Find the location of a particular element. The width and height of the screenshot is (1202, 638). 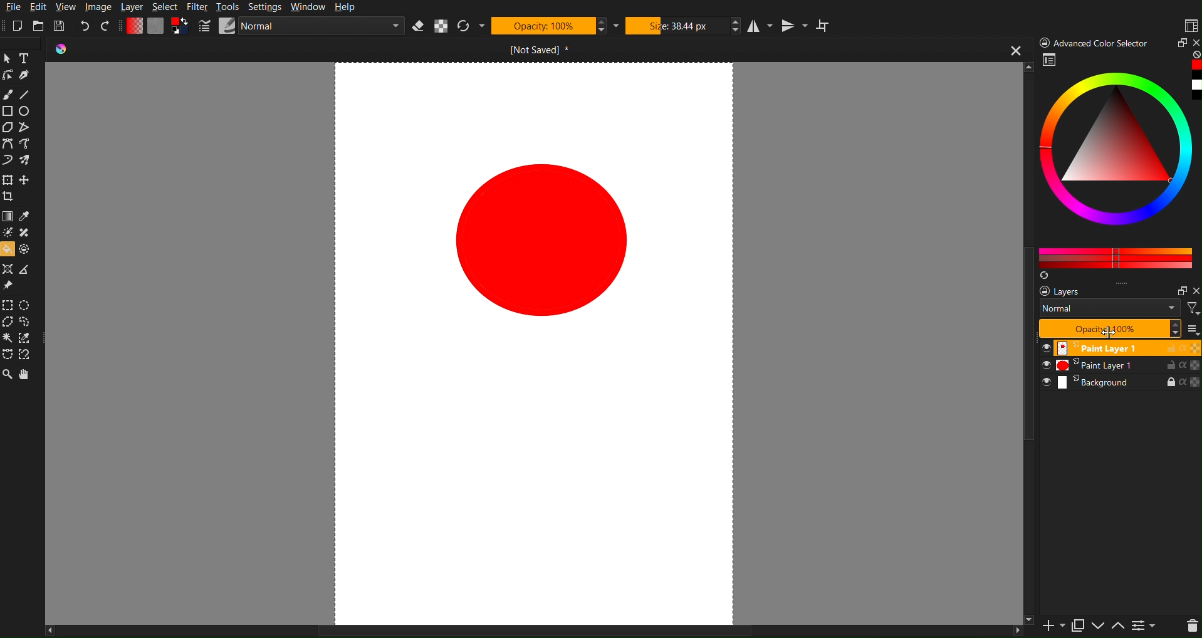

Close  is located at coordinates (1194, 292).